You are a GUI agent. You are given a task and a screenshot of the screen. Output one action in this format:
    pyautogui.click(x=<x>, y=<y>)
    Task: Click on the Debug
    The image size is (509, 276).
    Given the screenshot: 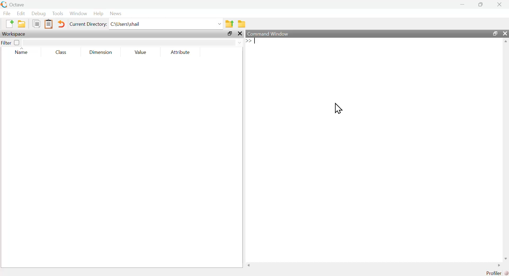 What is the action you would take?
    pyautogui.click(x=39, y=14)
    